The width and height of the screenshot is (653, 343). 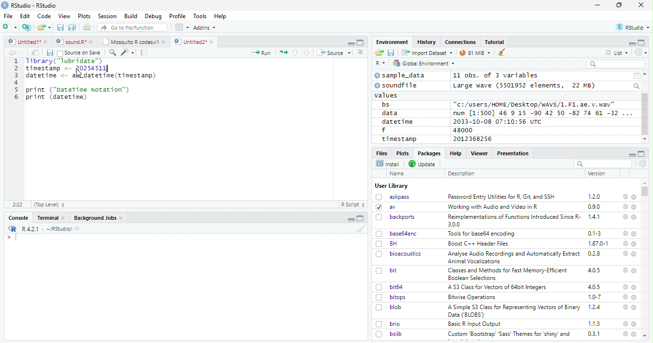 What do you see at coordinates (392, 53) in the screenshot?
I see `Save` at bounding box center [392, 53].